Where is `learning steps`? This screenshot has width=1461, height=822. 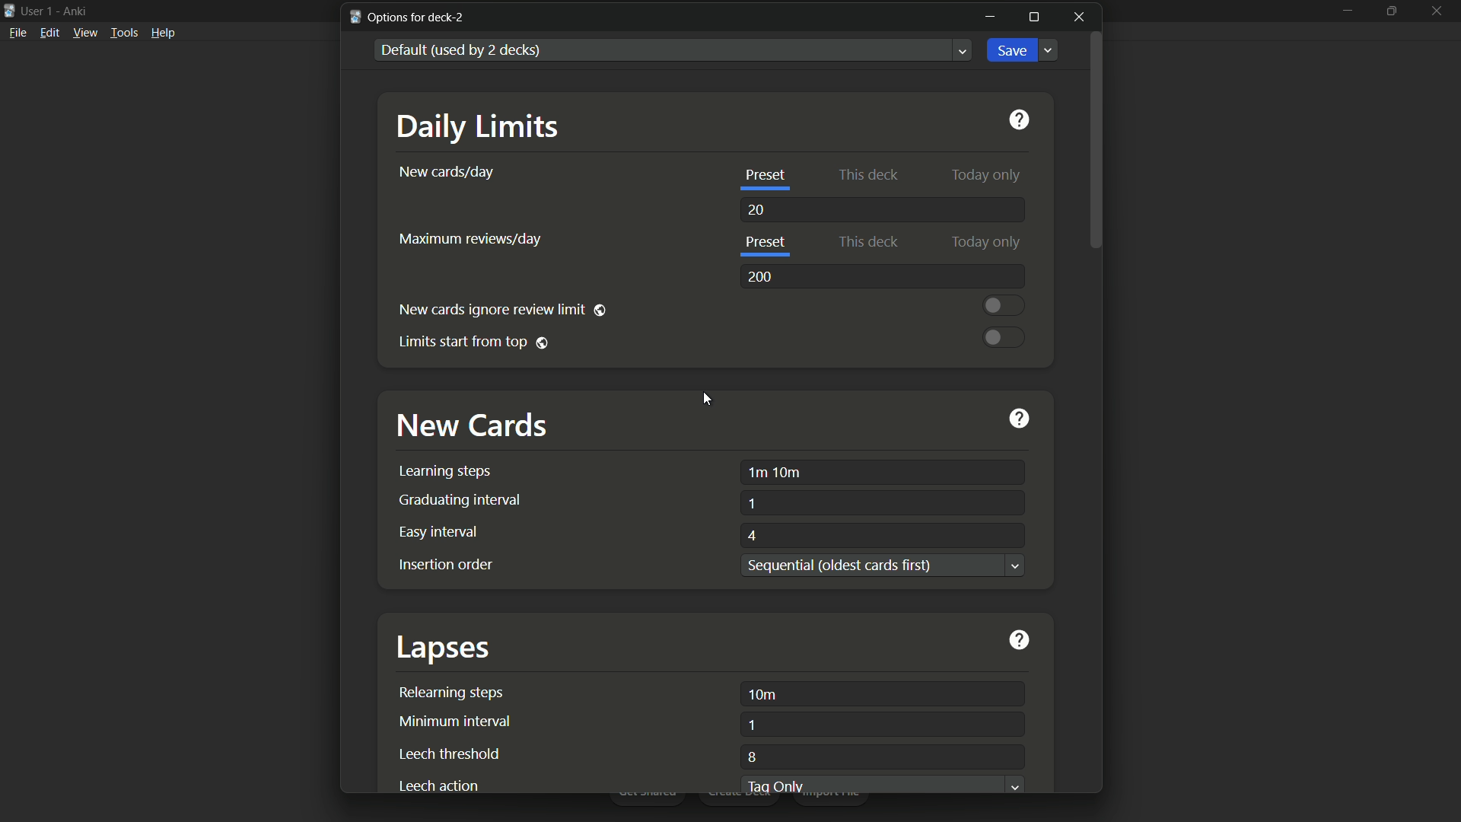
learning steps is located at coordinates (440, 472).